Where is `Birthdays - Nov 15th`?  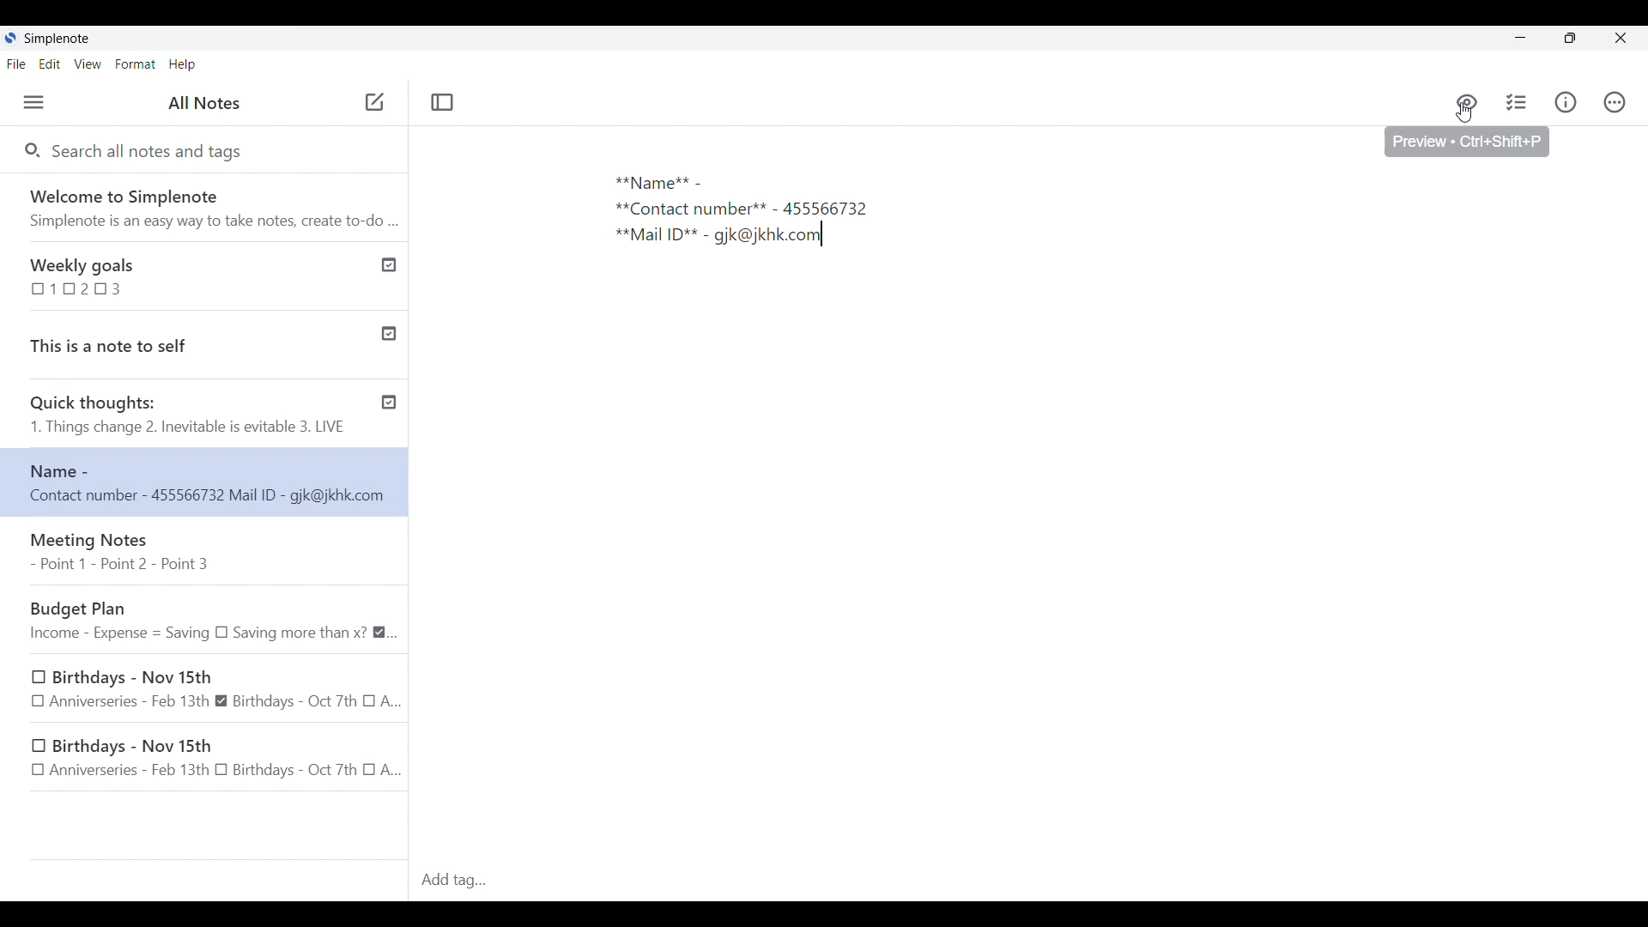
Birthdays - Nov 15th is located at coordinates (209, 760).